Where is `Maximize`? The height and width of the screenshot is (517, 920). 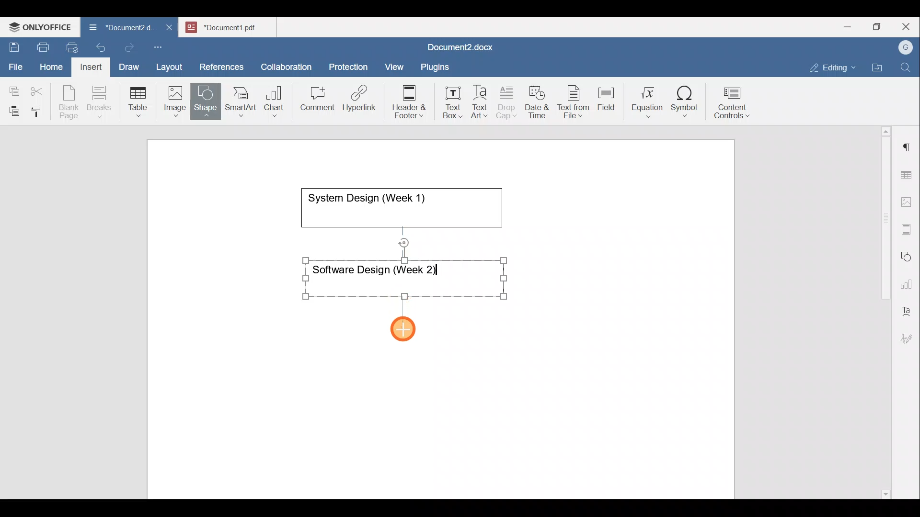 Maximize is located at coordinates (879, 27).